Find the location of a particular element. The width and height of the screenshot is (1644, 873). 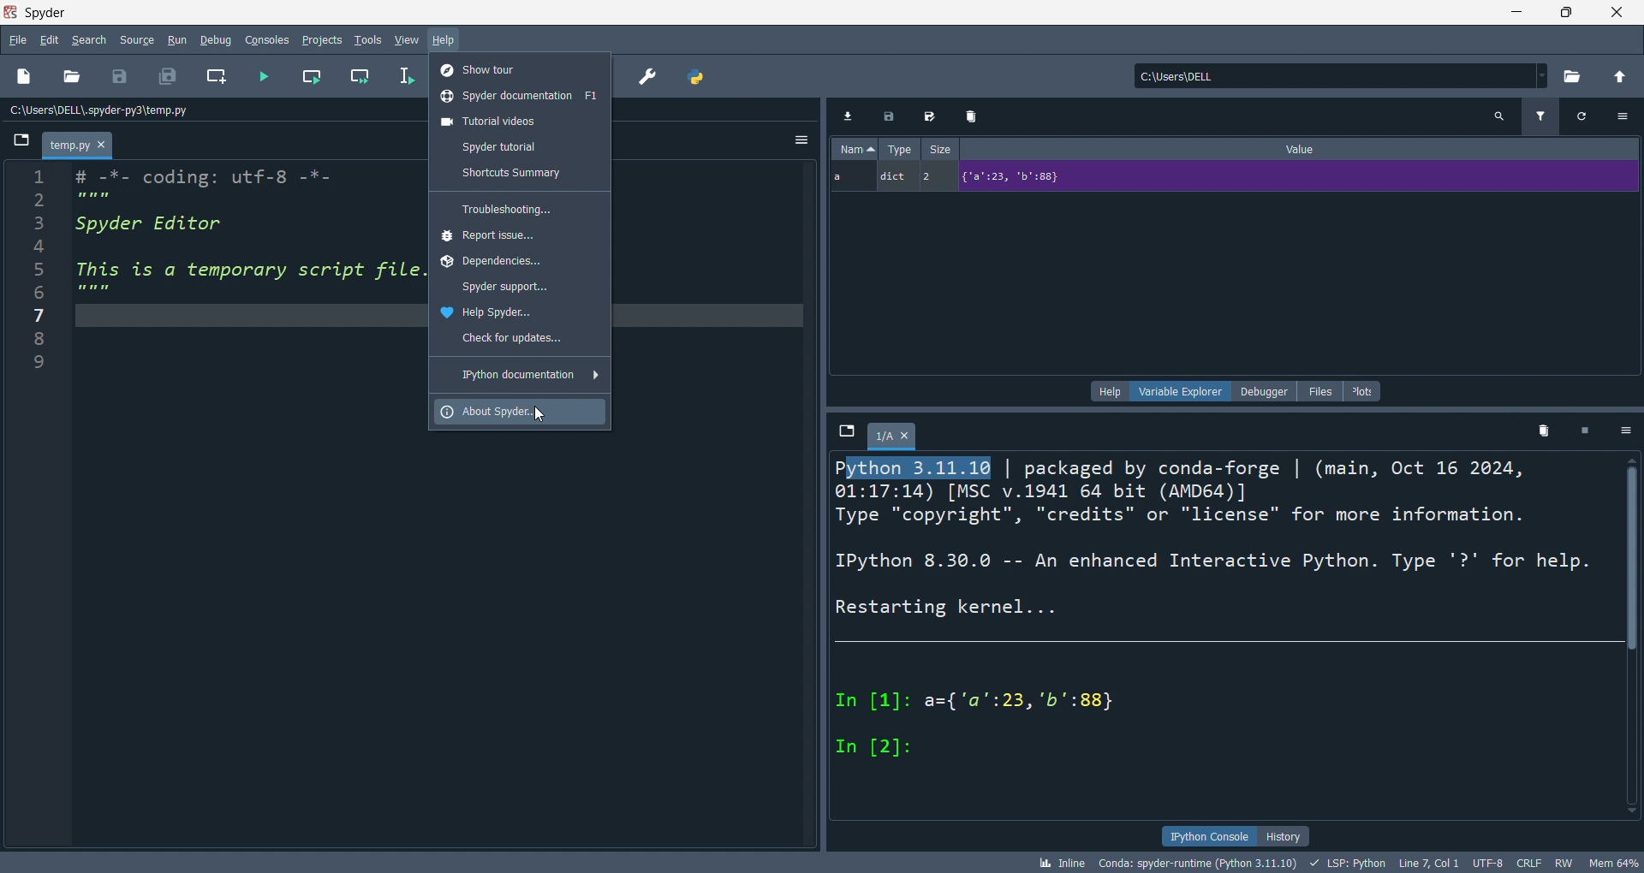

troubleshooting is located at coordinates (521, 208).